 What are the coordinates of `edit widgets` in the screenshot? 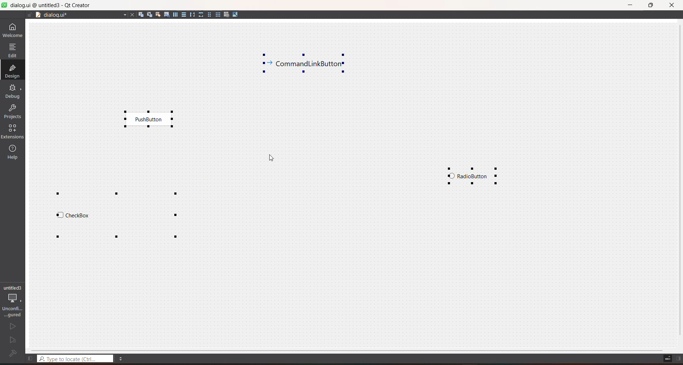 It's located at (141, 15).